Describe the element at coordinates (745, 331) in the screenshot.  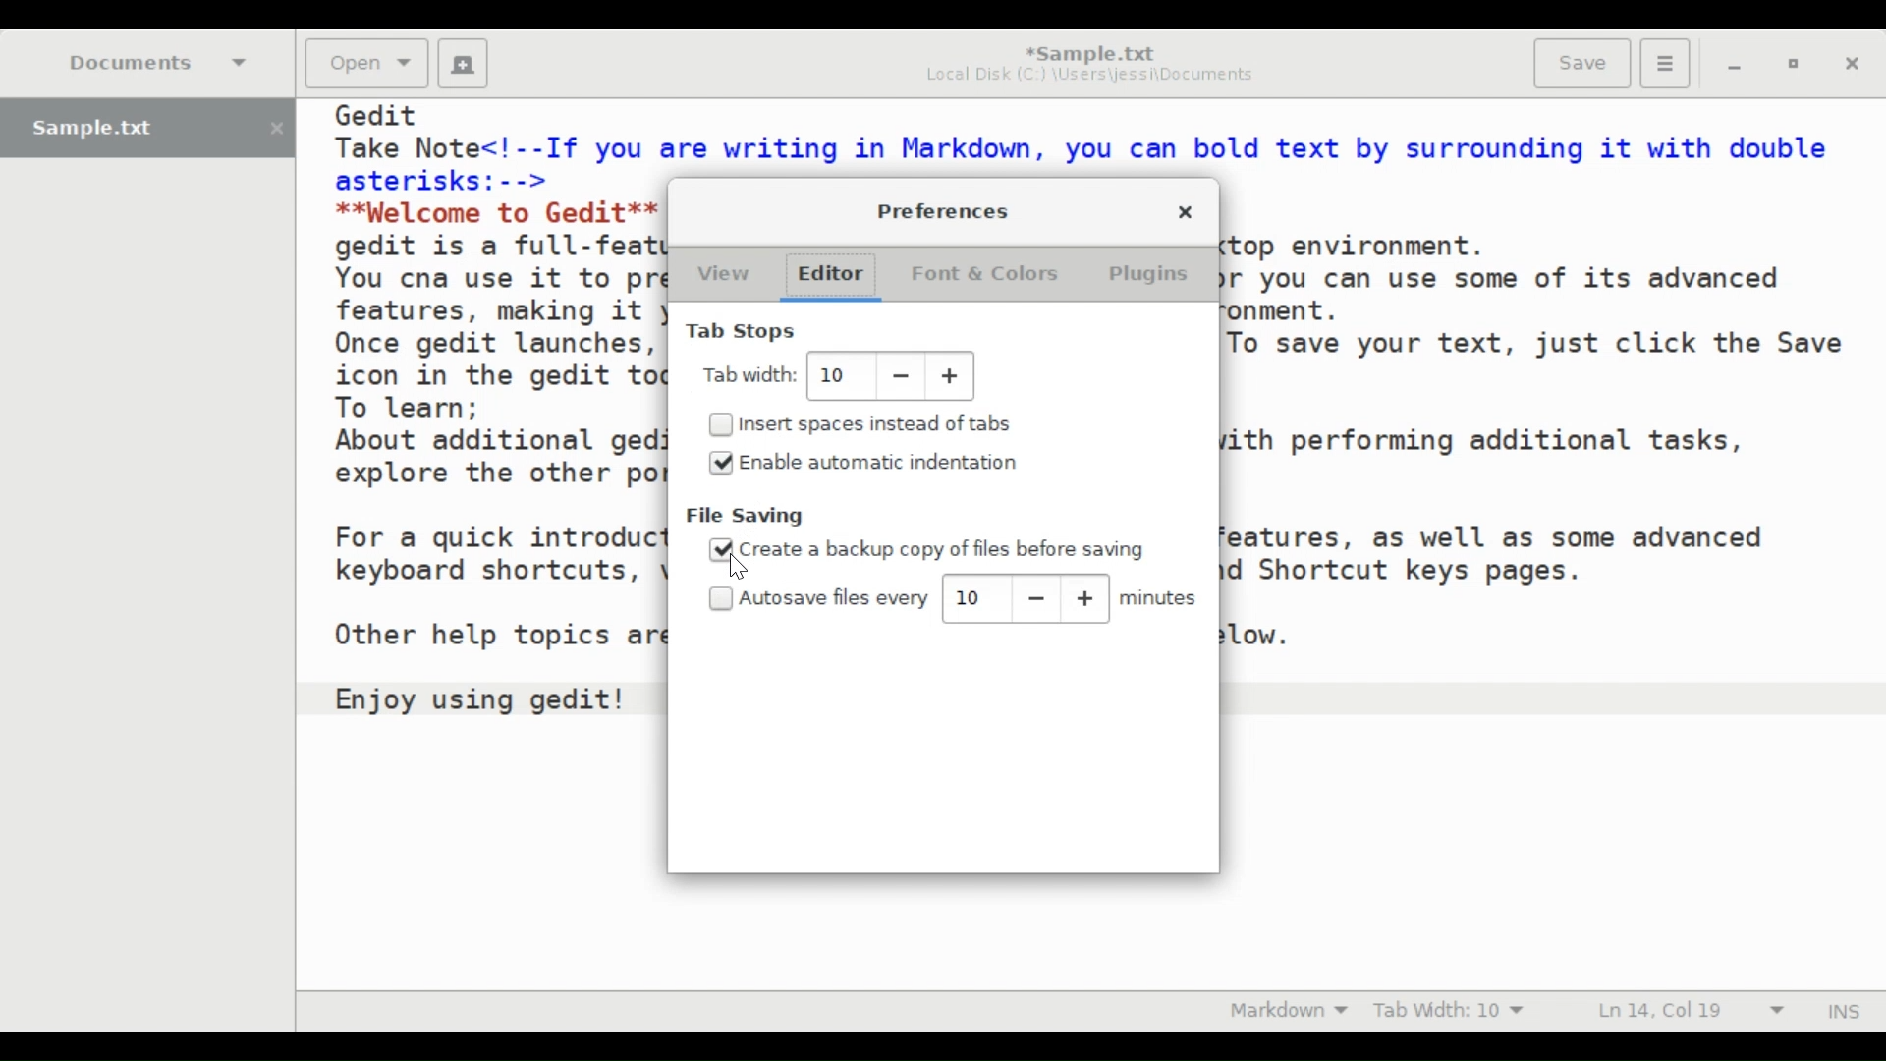
I see `Tab Stops` at that location.